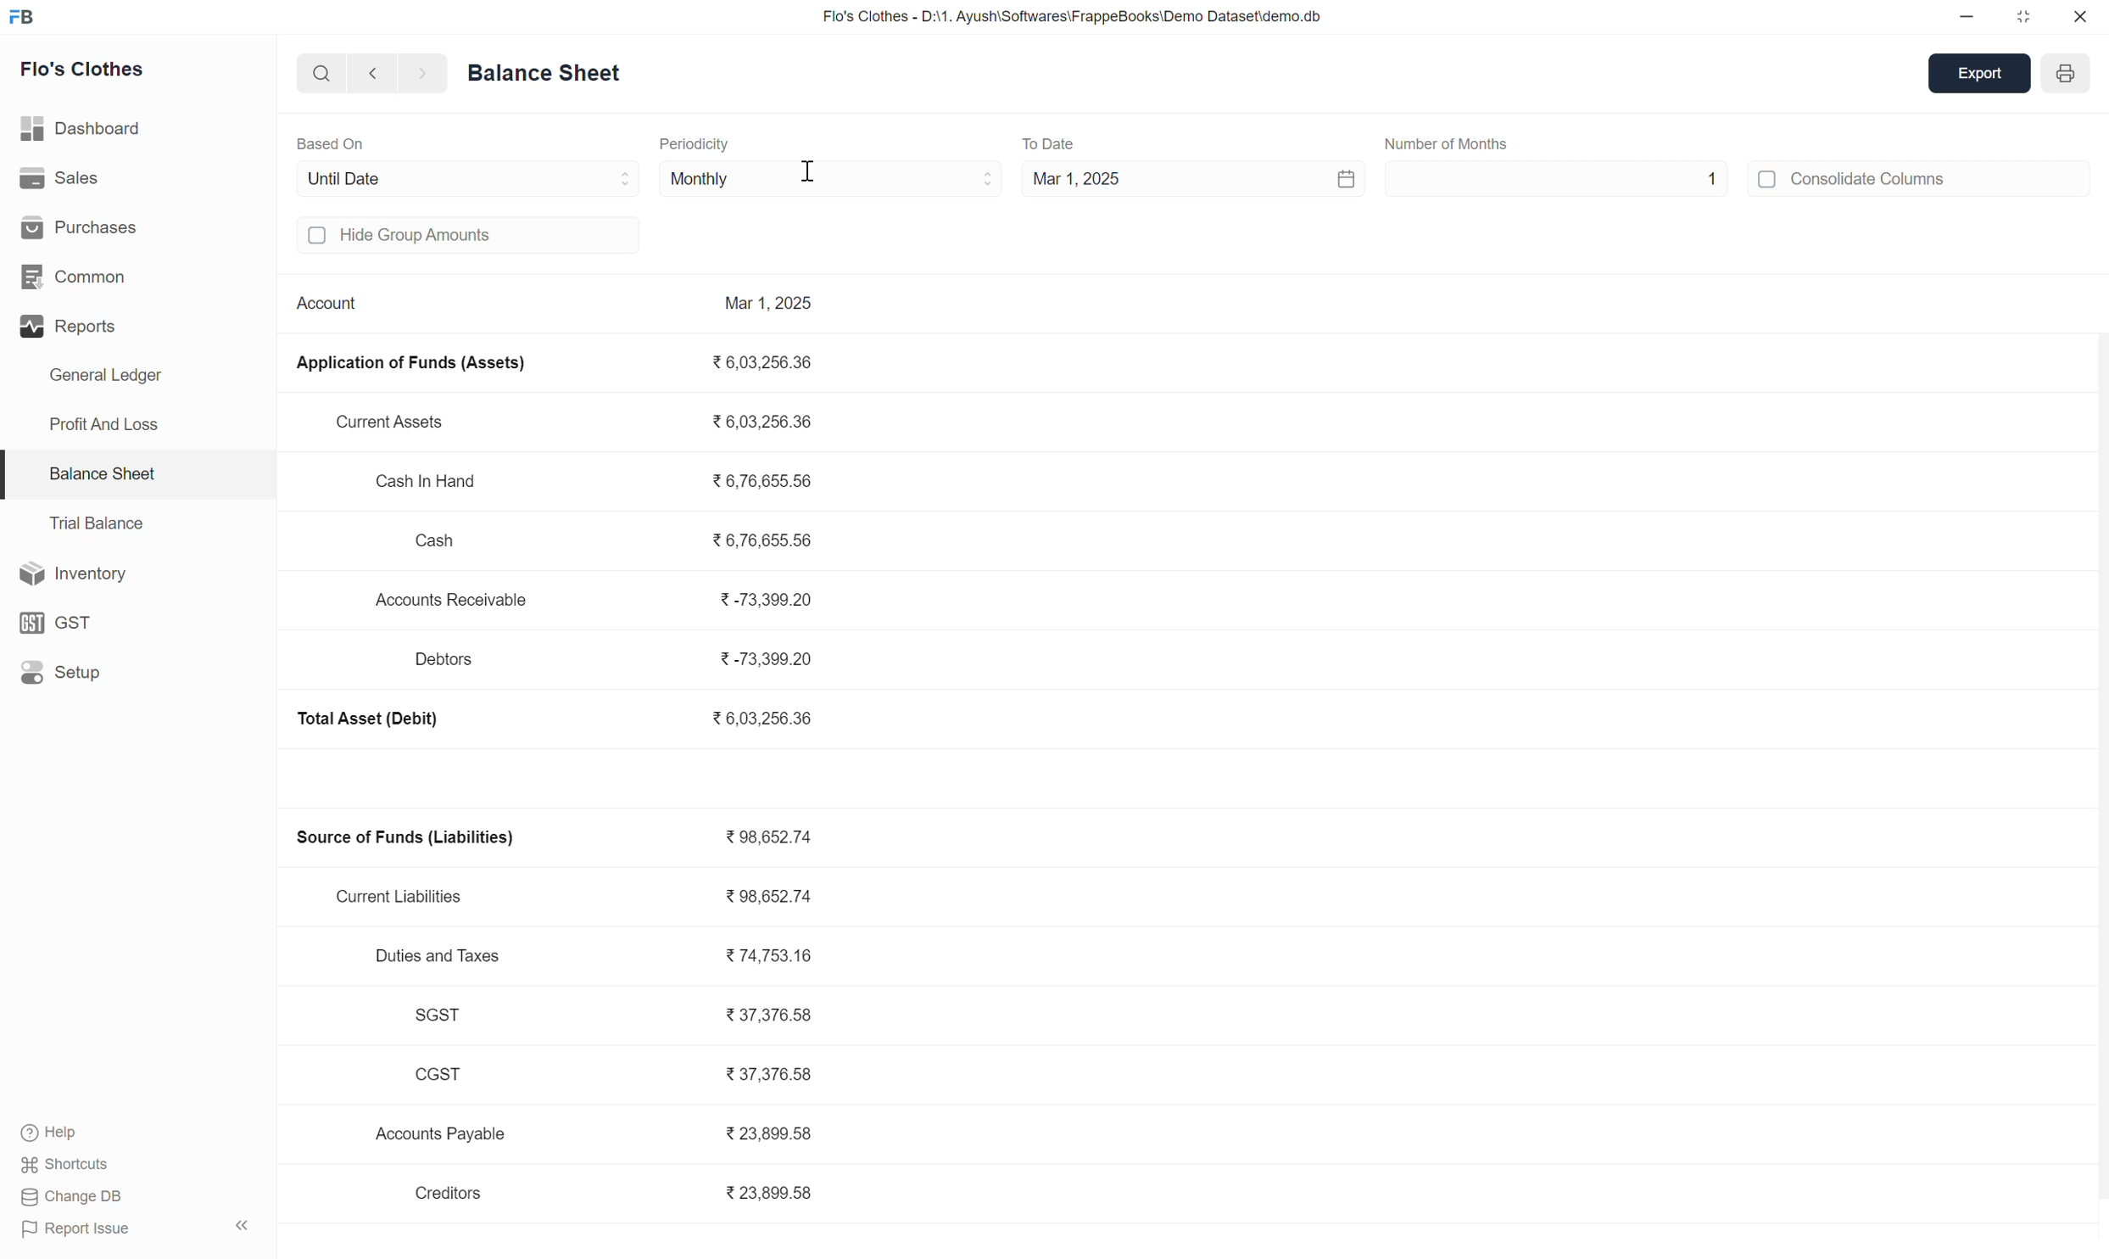 The height and width of the screenshot is (1259, 2109). What do you see at coordinates (561, 363) in the screenshot?
I see `Application of Funds (Assets) ¥6,03,256.36` at bounding box center [561, 363].